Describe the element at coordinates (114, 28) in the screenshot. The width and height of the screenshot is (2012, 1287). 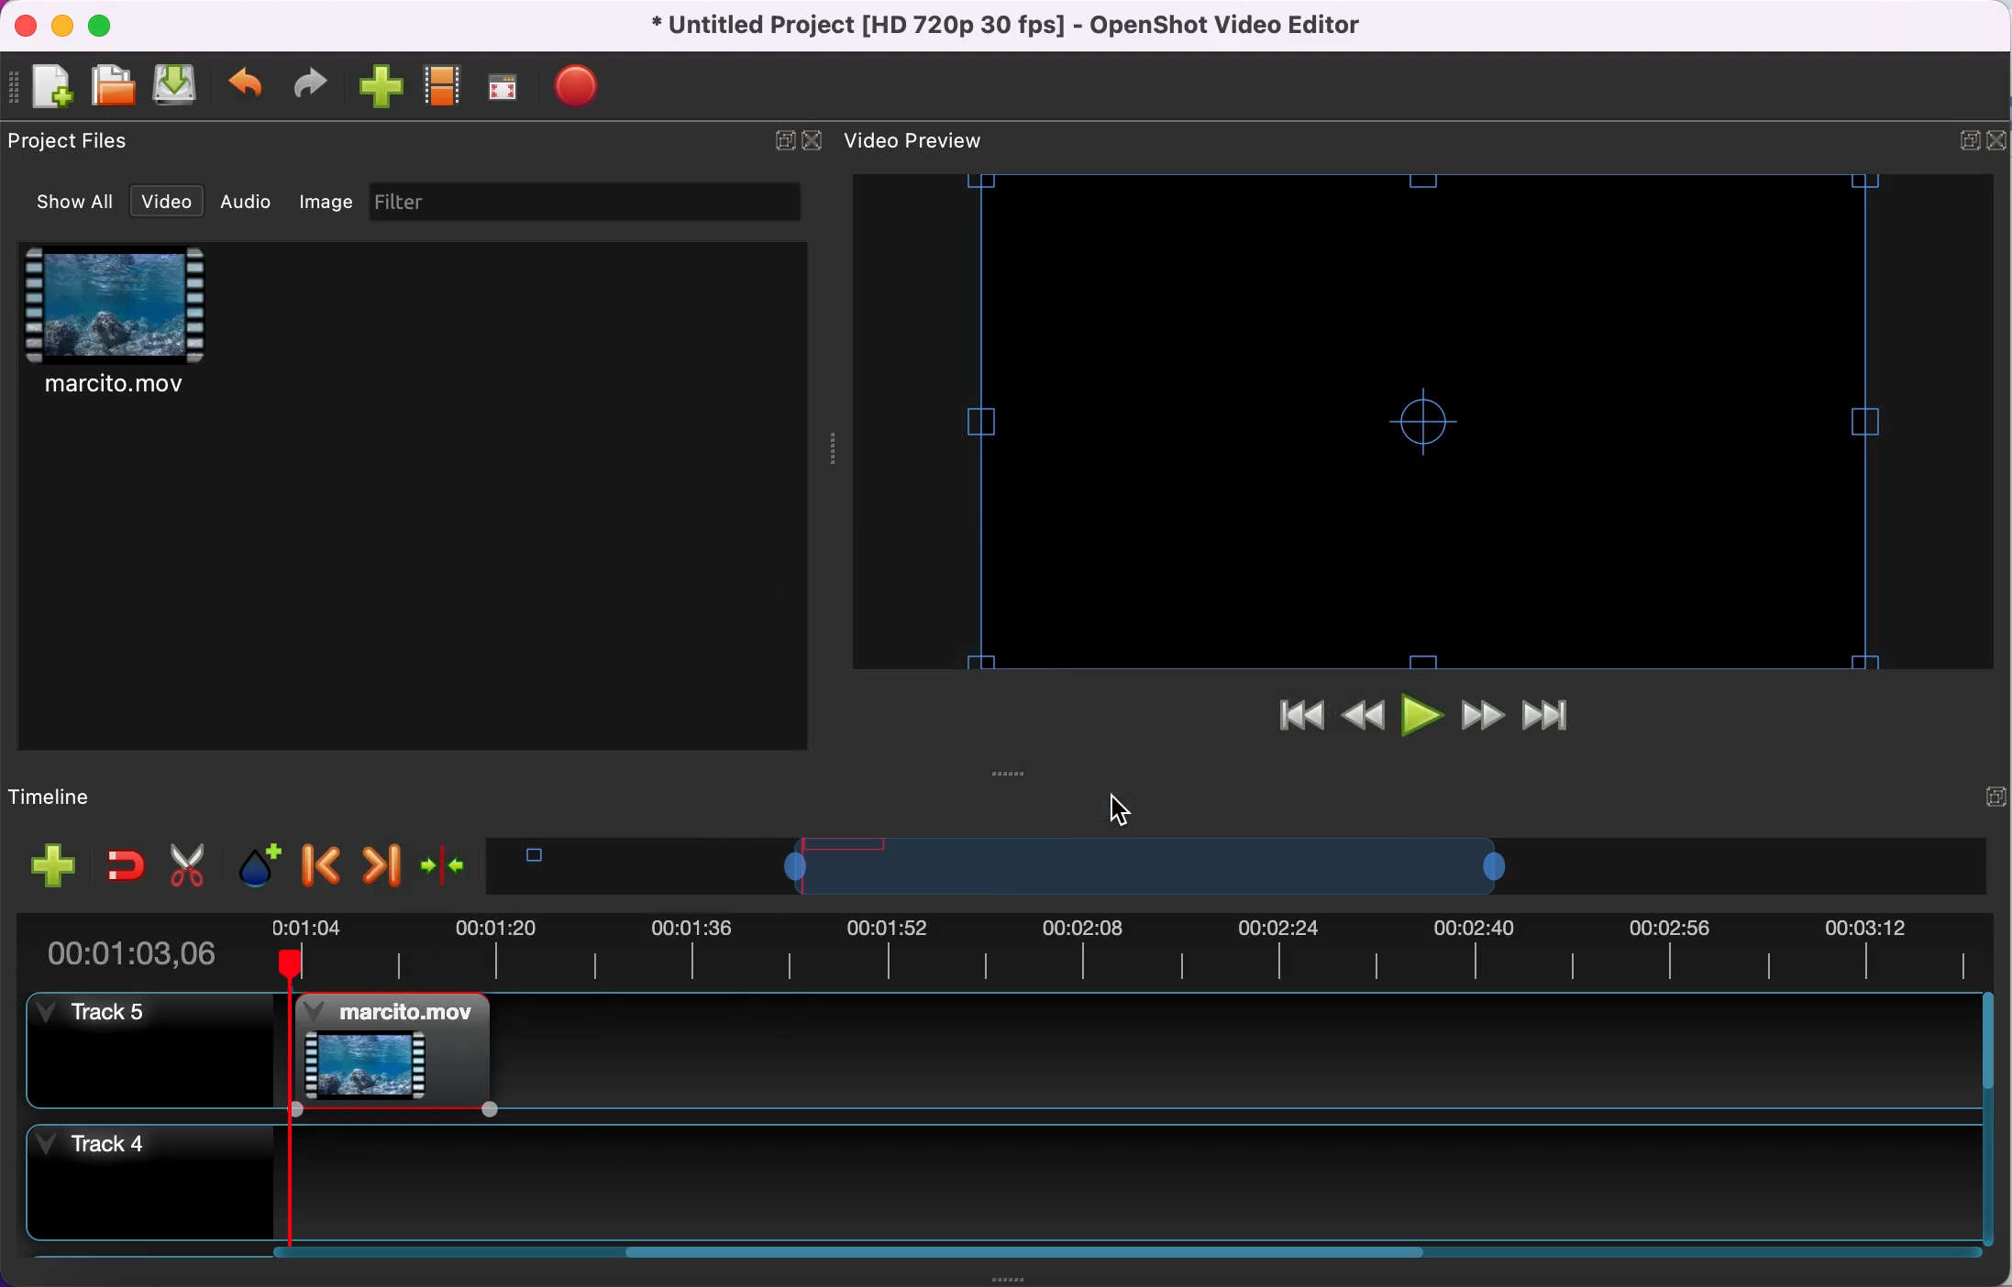
I see `maximize` at that location.